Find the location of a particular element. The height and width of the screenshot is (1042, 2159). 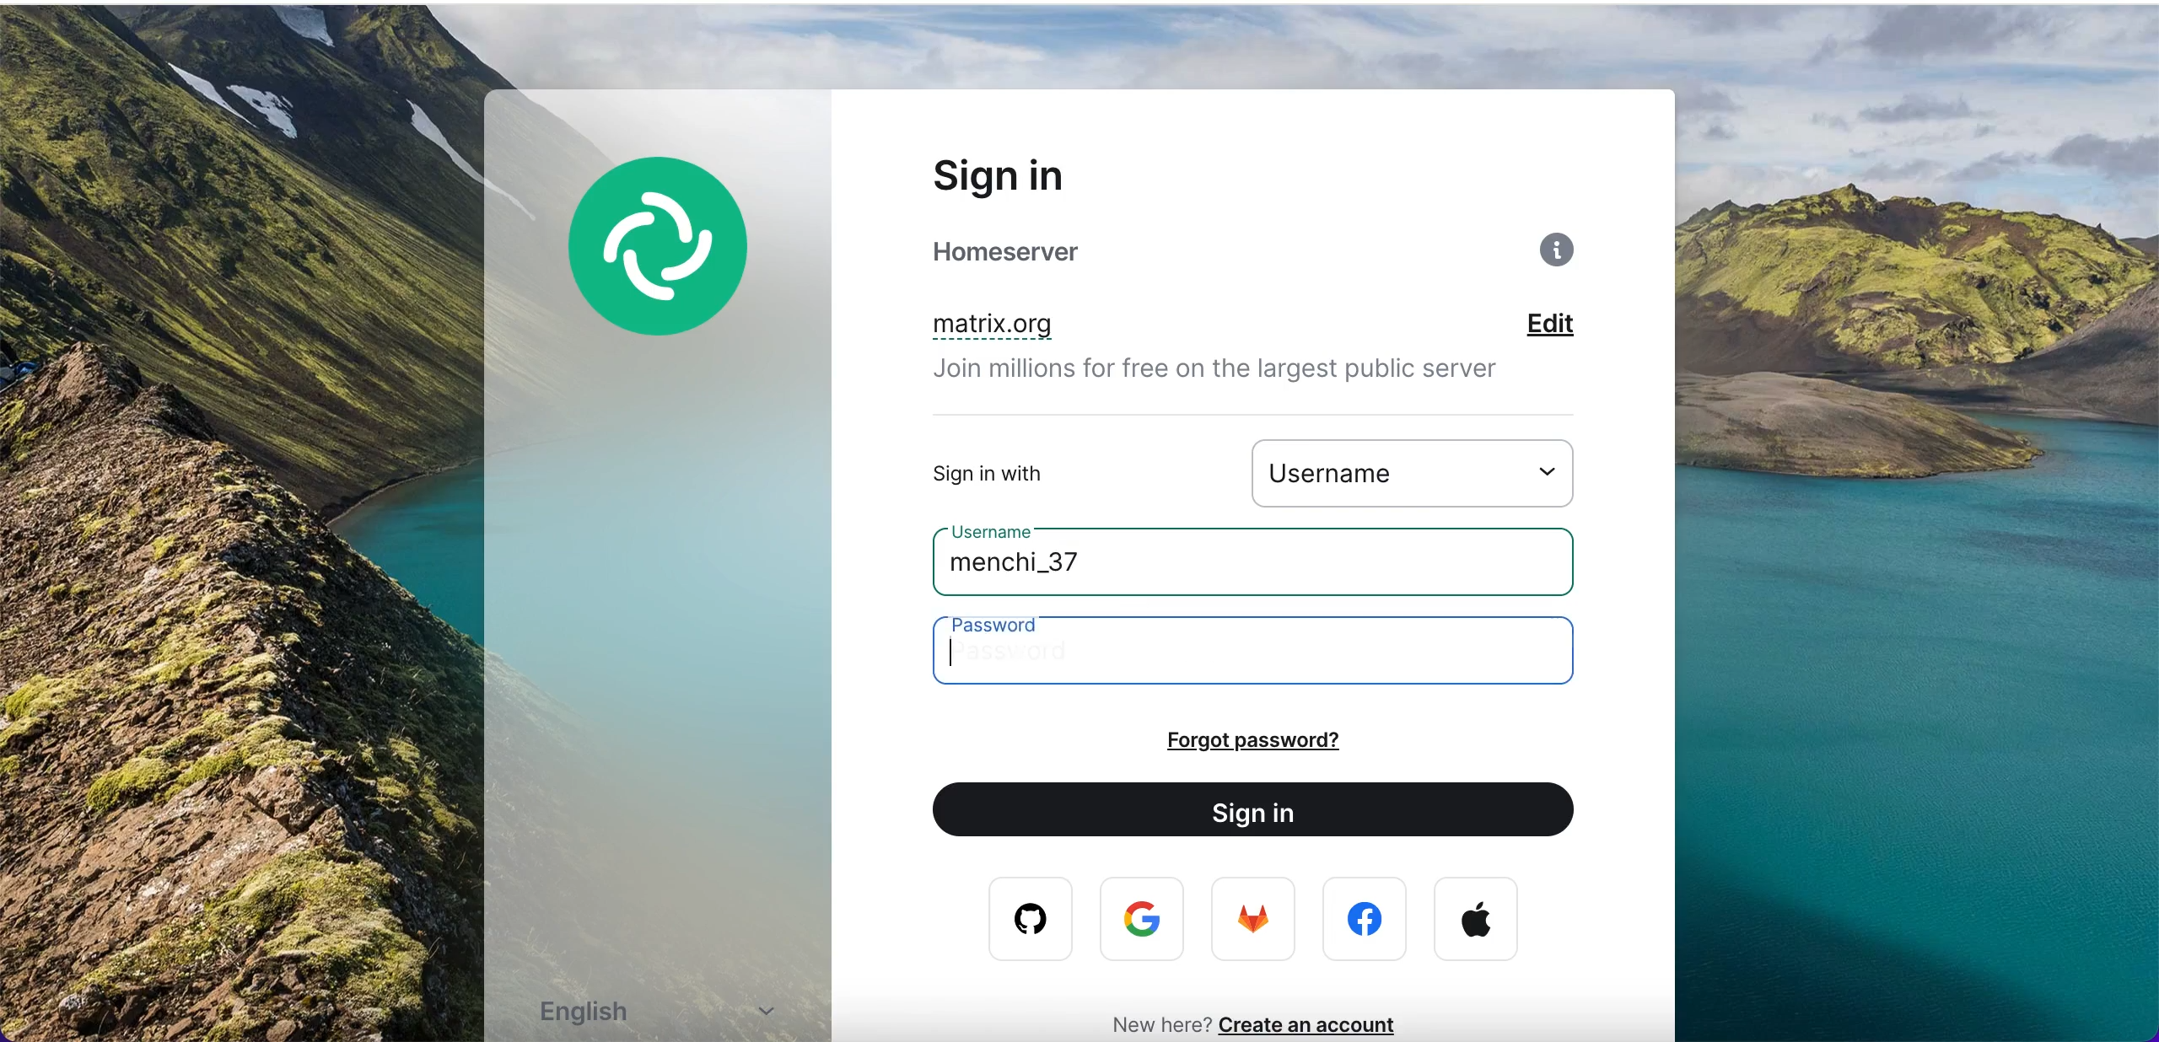

text cursor is located at coordinates (956, 651).